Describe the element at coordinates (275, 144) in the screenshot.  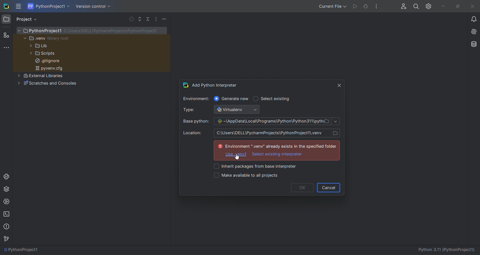
I see `Environment "venv" already exists in the specified folder` at that location.